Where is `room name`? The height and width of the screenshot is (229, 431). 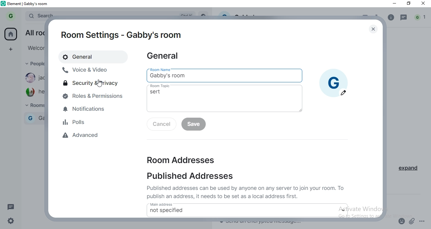 room name is located at coordinates (160, 69).